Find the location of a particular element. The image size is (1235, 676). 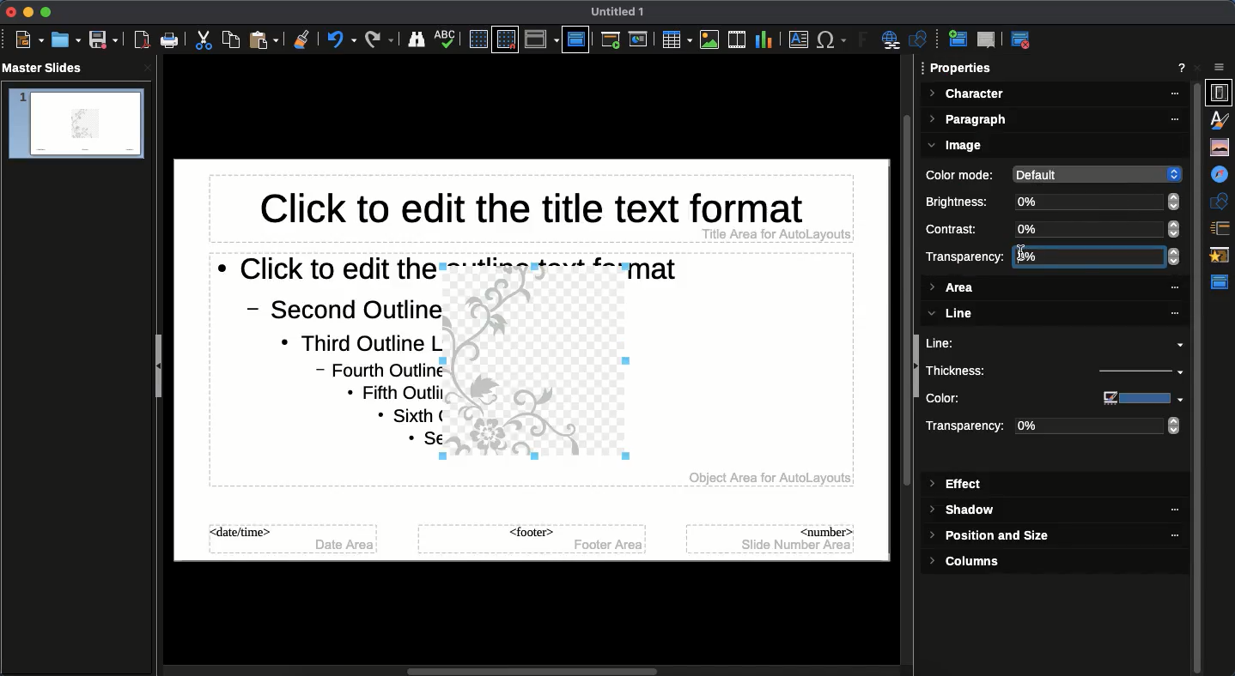

color input is located at coordinates (1135, 398).